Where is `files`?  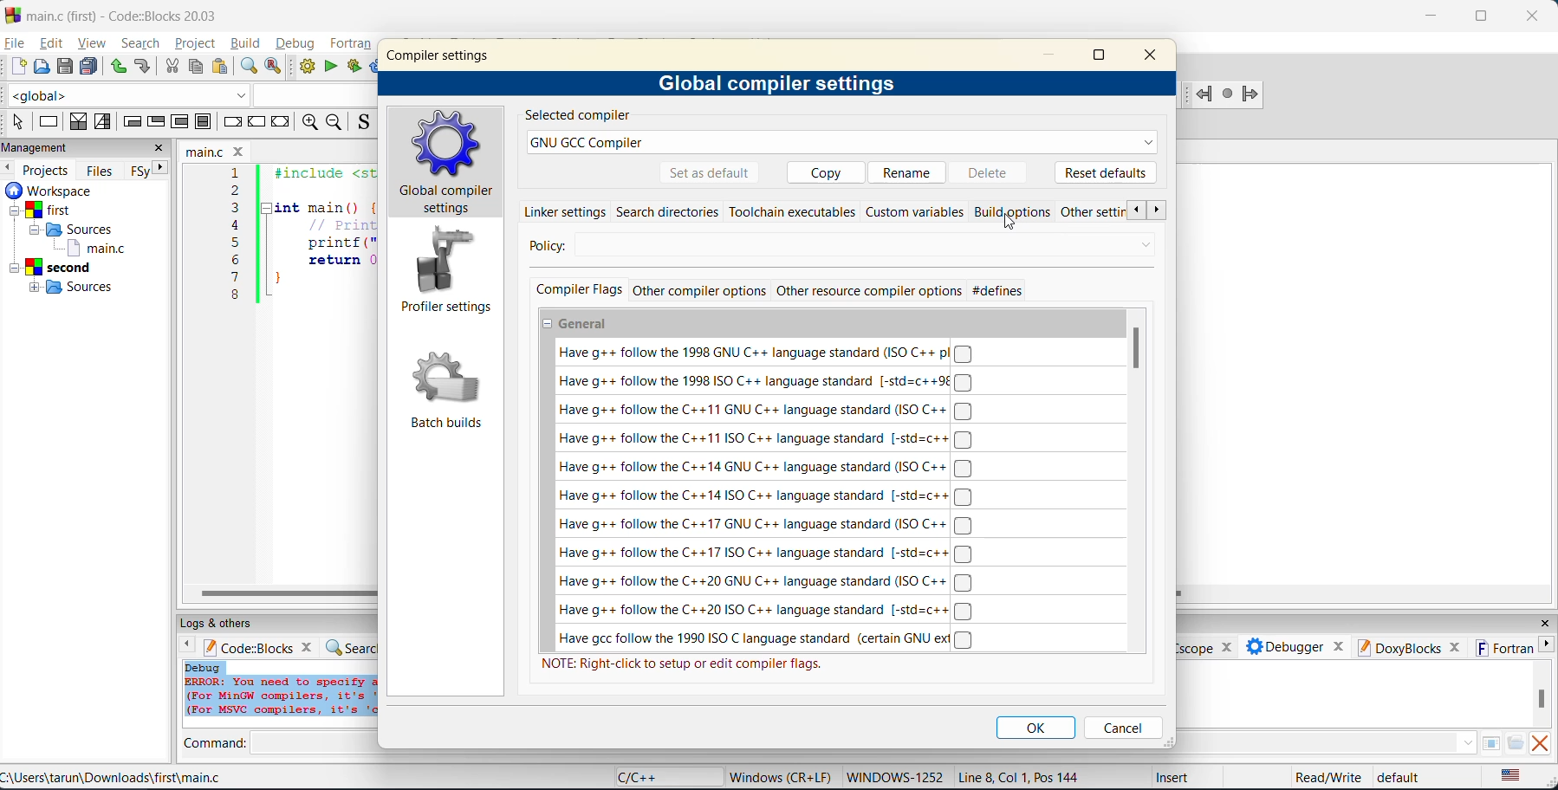
files is located at coordinates (102, 170).